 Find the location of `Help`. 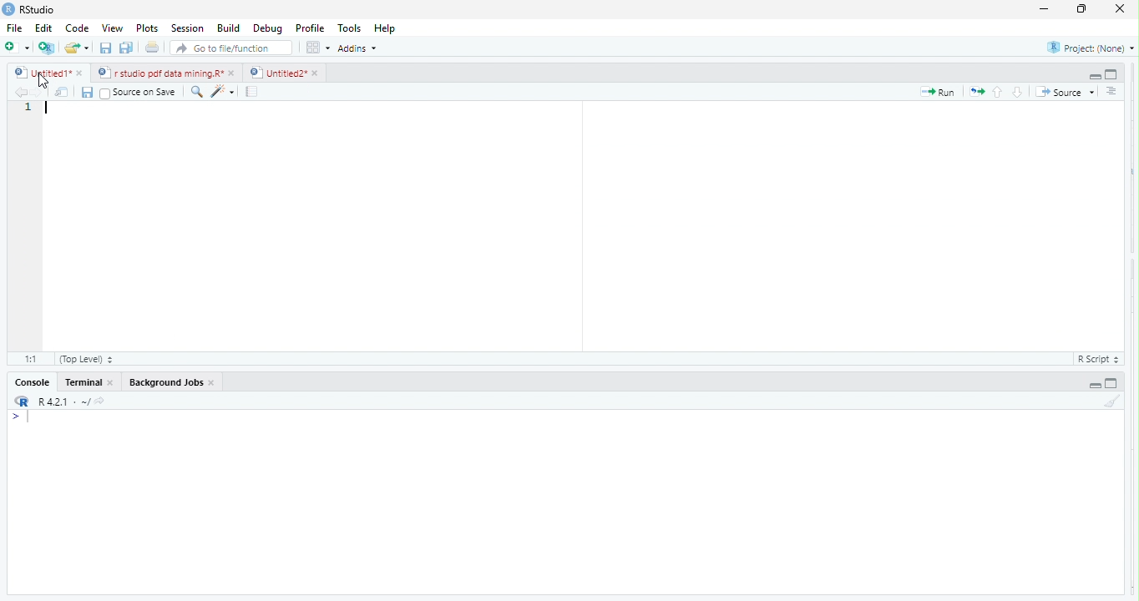

Help is located at coordinates (386, 28).